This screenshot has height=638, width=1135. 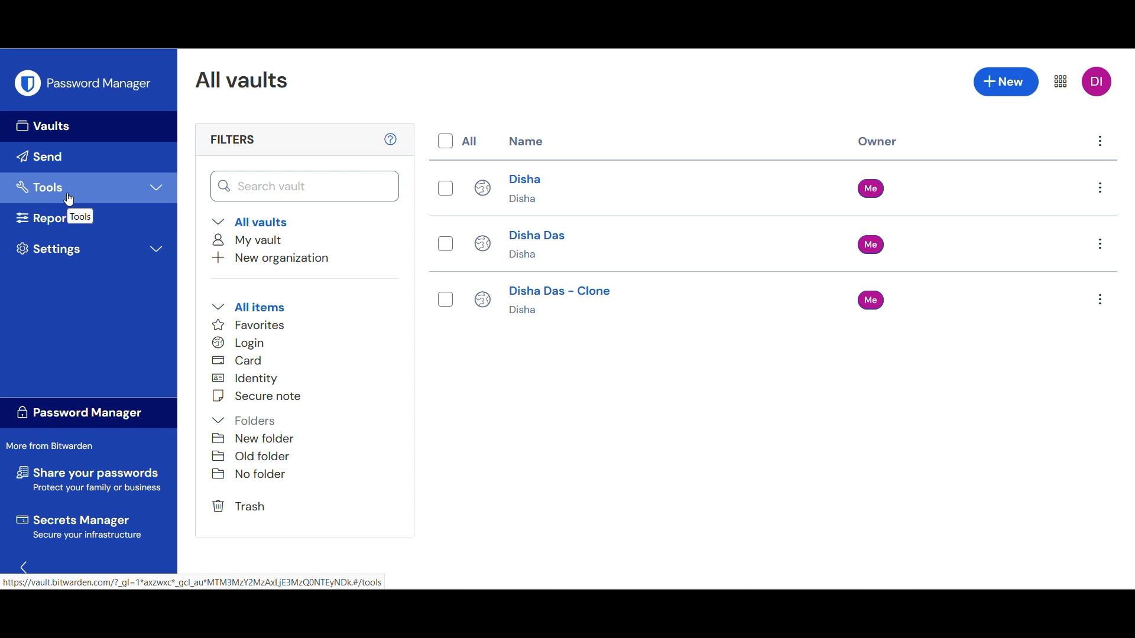 I want to click on Name column, so click(x=526, y=141).